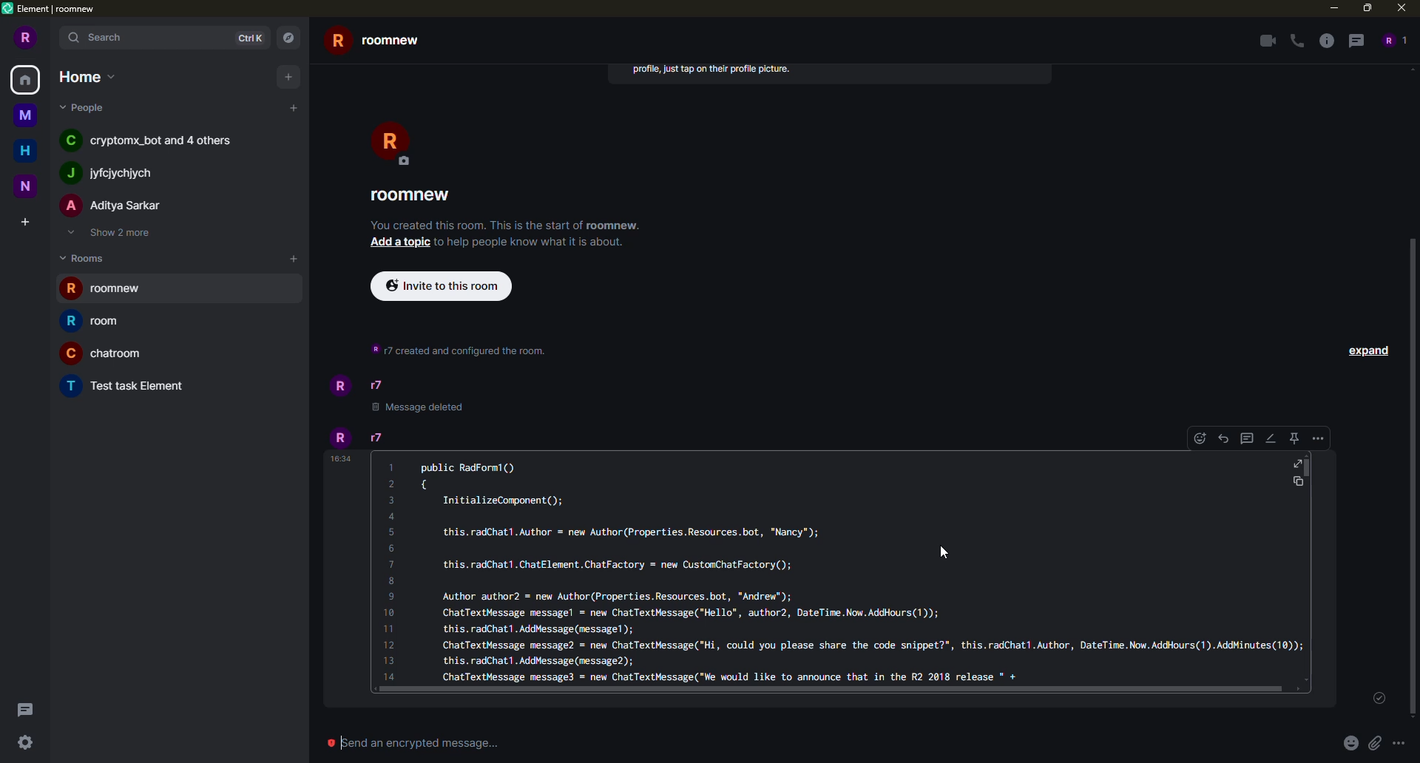 This screenshot has height=763, width=1420. What do you see at coordinates (113, 233) in the screenshot?
I see `show 2 more` at bounding box center [113, 233].